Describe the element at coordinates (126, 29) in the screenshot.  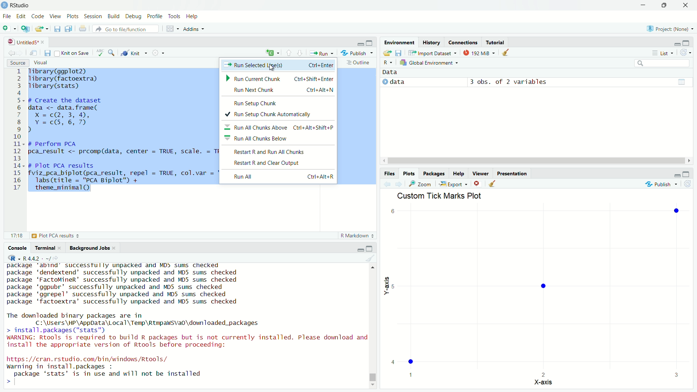
I see `go to file/function` at that location.